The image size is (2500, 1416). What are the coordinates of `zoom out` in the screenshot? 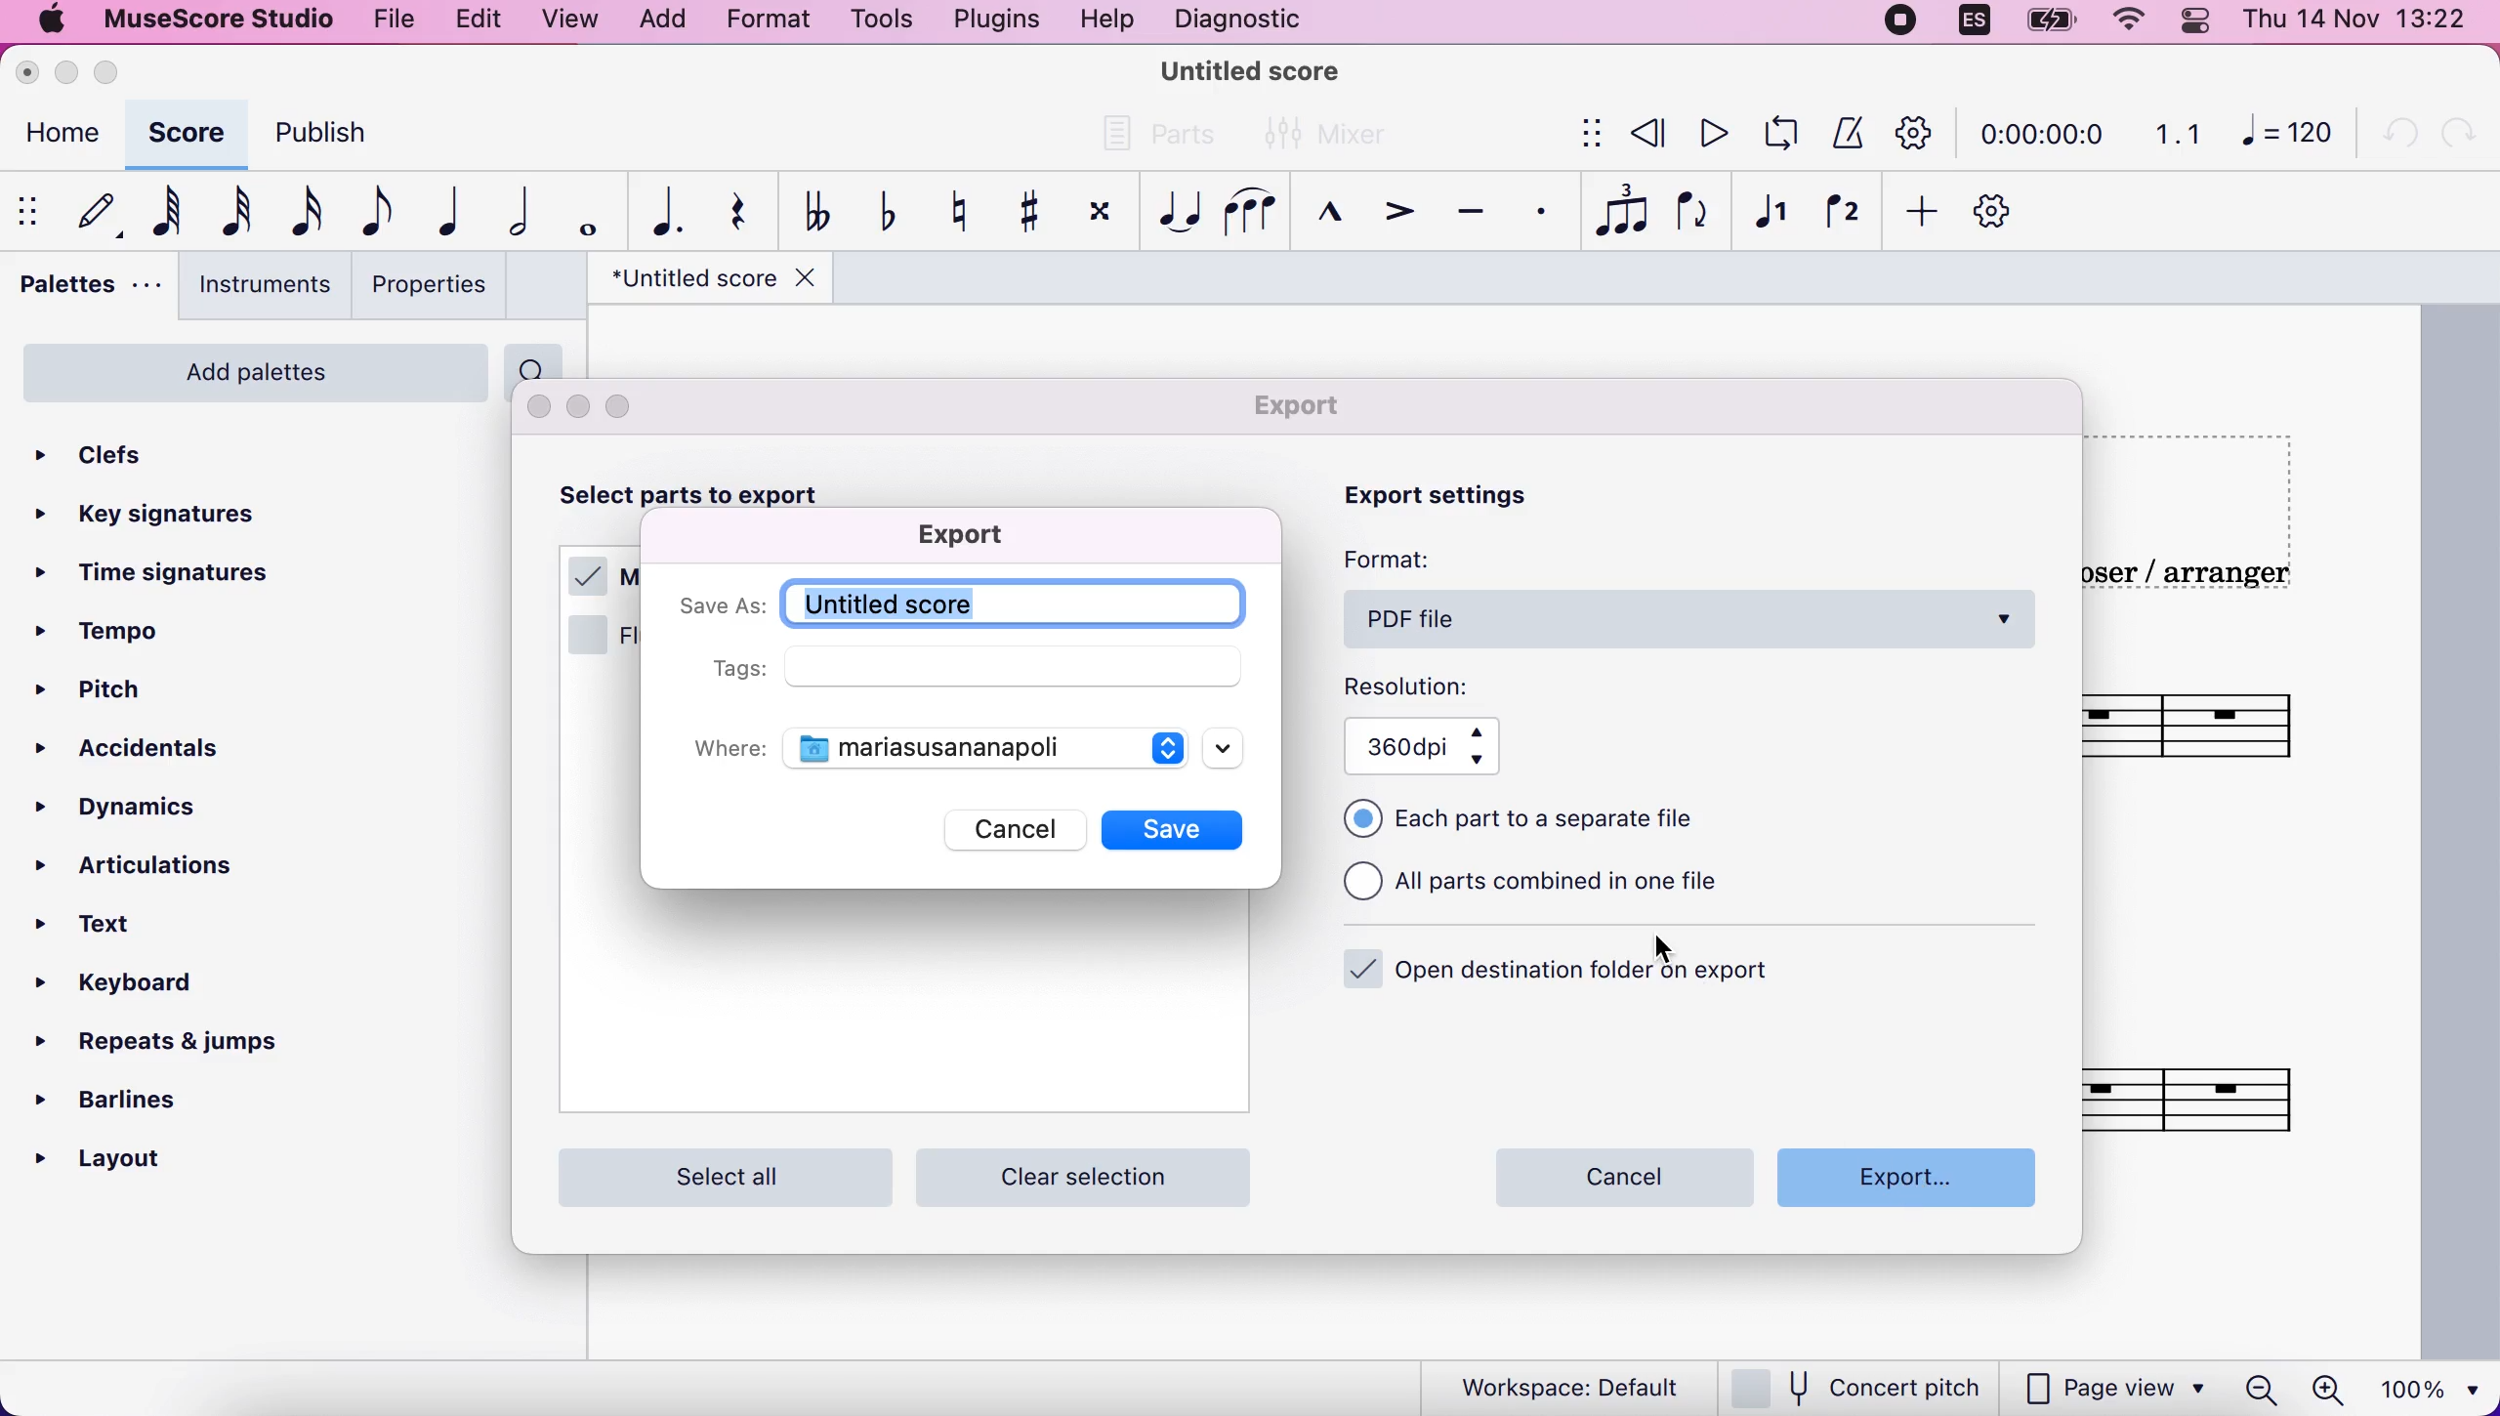 It's located at (2255, 1389).